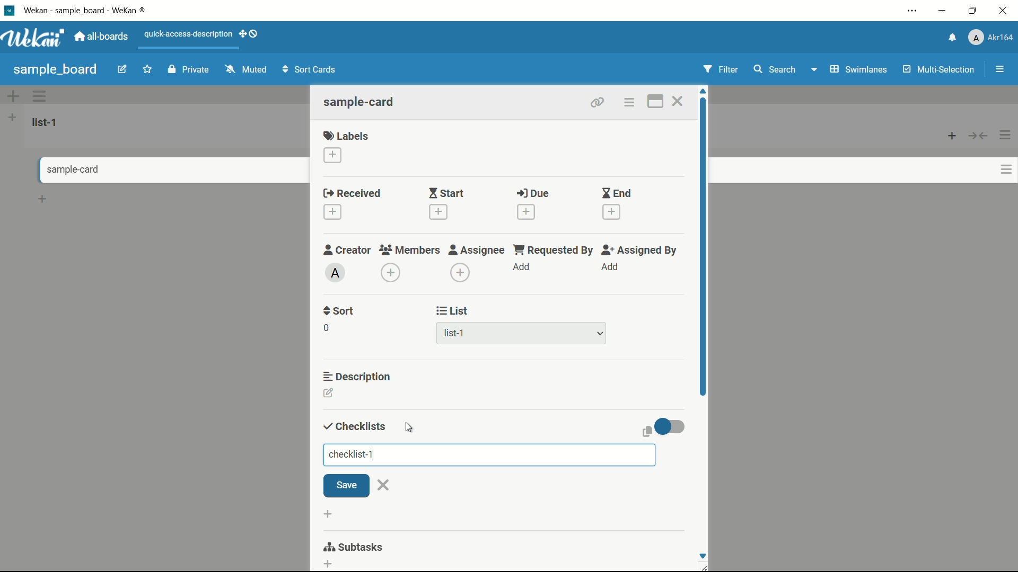 The image size is (1018, 572). I want to click on add card bottom, so click(42, 199).